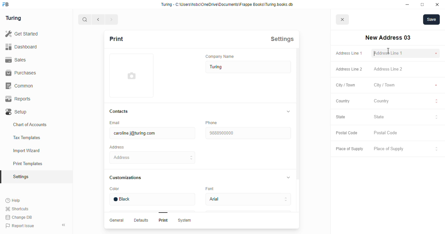 Image resolution: width=445 pixels, height=234 pixels. What do you see at coordinates (163, 220) in the screenshot?
I see `Print` at bounding box center [163, 220].